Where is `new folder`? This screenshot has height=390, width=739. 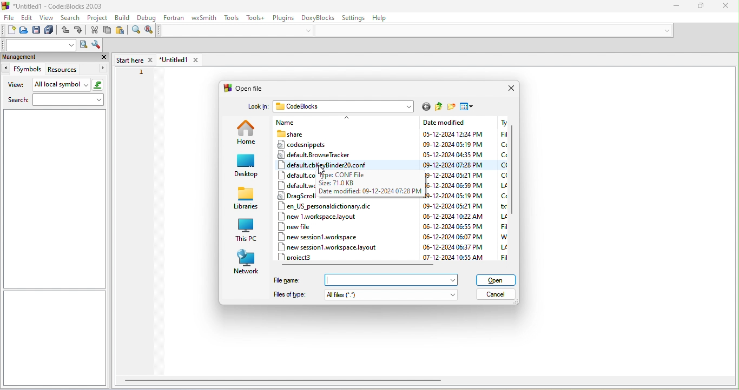
new folder is located at coordinates (451, 106).